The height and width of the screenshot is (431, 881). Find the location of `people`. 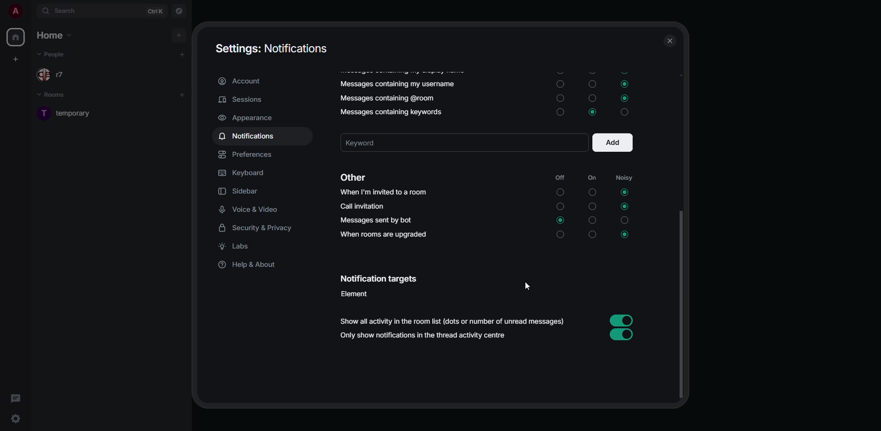

people is located at coordinates (53, 54).